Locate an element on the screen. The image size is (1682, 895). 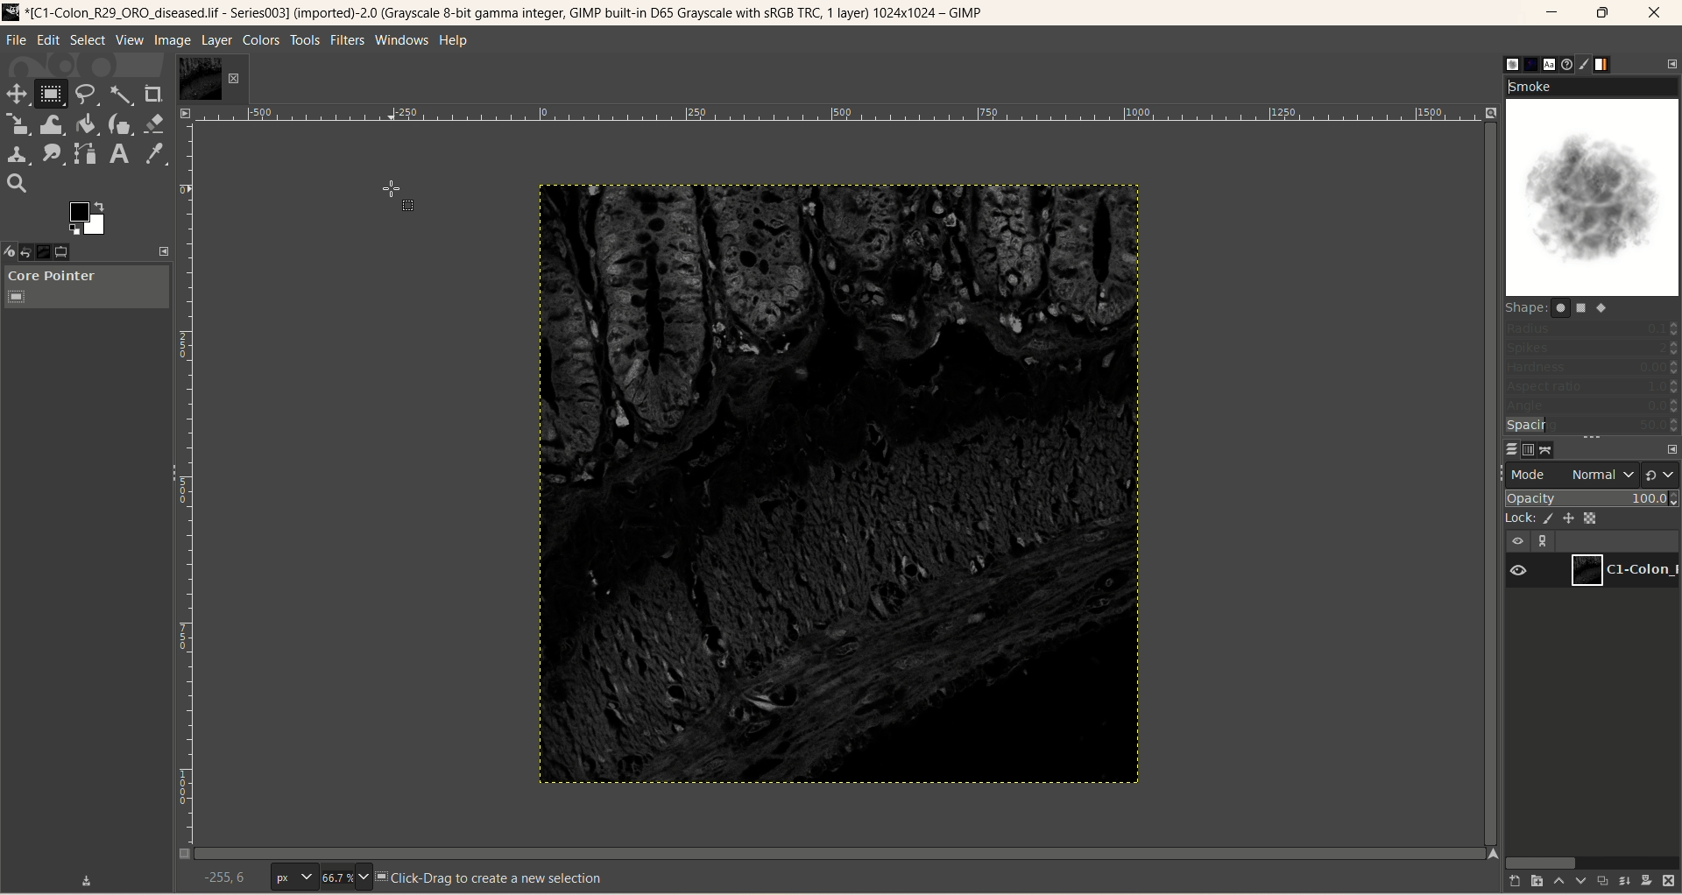
fuzzy select tool is located at coordinates (119, 93).